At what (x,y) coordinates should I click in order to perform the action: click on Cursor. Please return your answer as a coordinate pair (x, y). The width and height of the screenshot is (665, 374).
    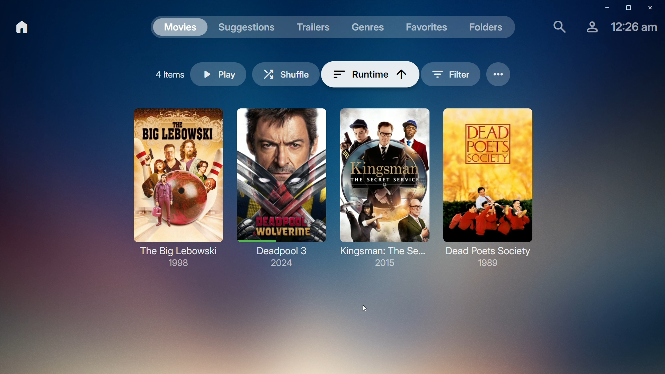
    Looking at the image, I should click on (363, 307).